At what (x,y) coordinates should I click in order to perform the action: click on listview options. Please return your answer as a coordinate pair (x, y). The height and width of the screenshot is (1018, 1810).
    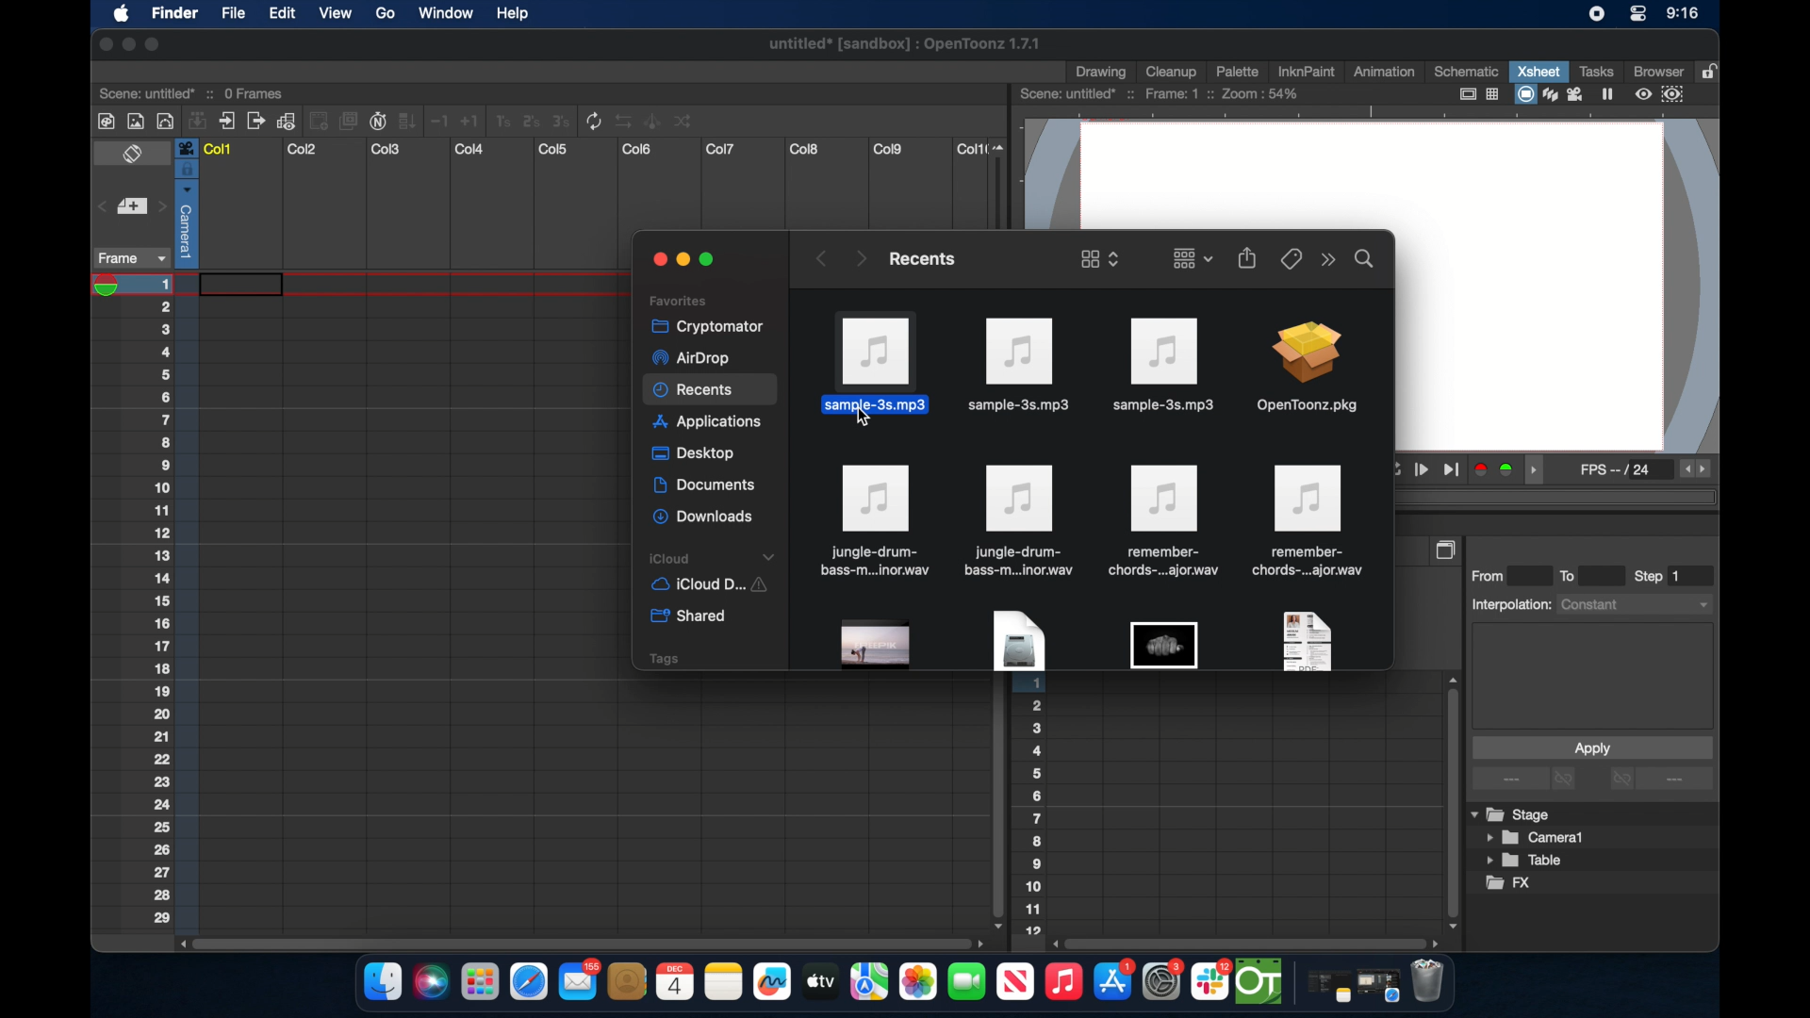
    Looking at the image, I should click on (1099, 258).